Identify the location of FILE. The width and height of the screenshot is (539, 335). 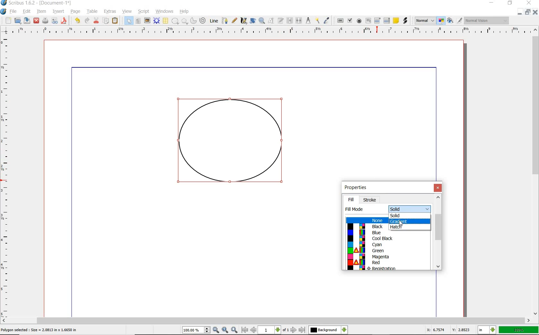
(14, 11).